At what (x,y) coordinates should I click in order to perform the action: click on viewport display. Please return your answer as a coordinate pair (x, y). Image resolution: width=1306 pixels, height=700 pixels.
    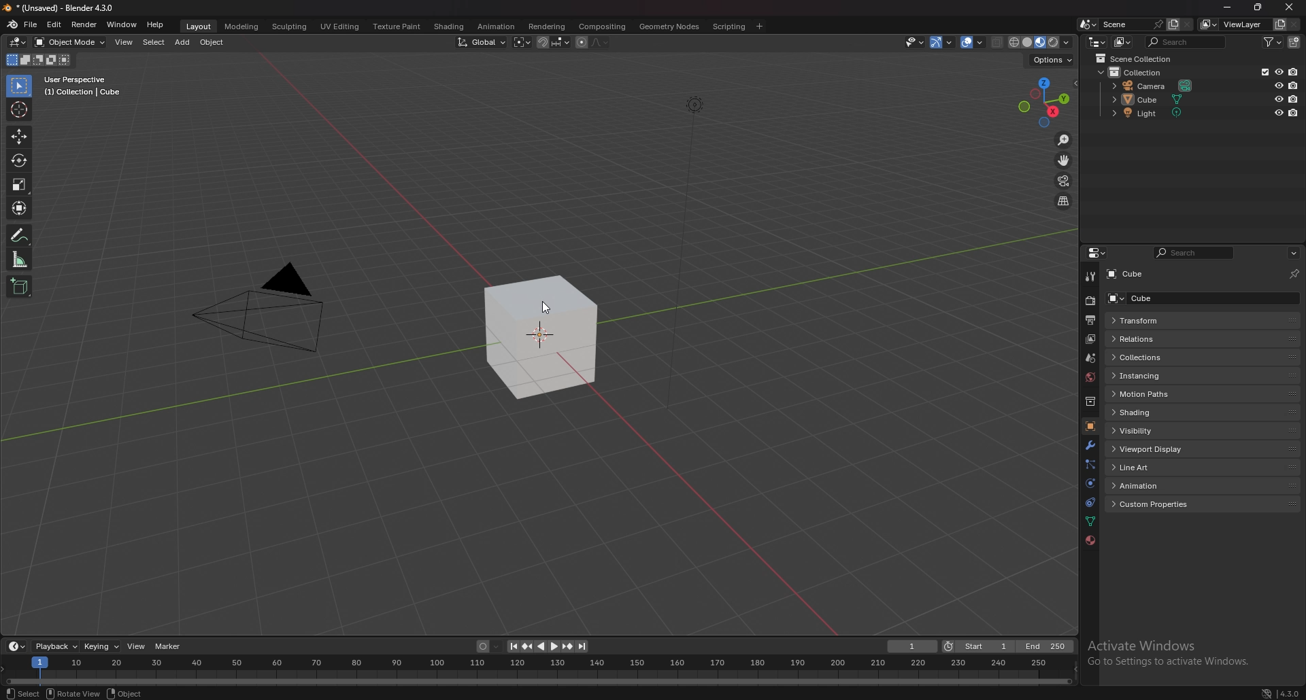
    Looking at the image, I should click on (1153, 449).